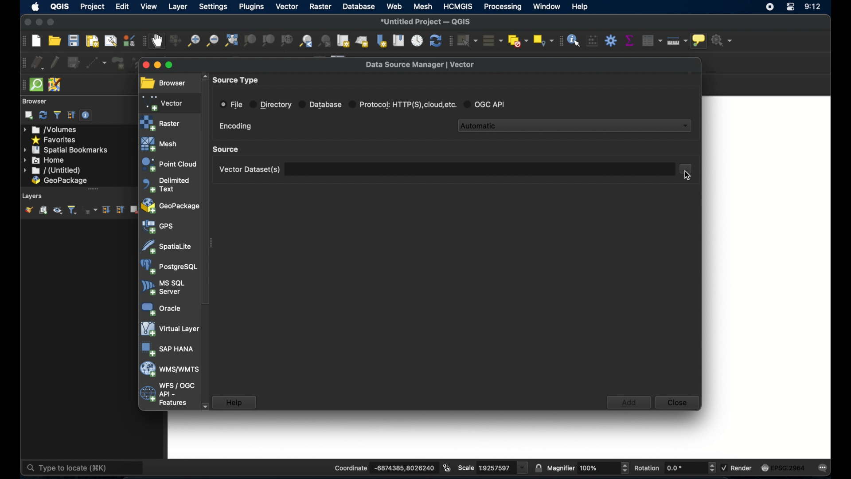  Describe the element at coordinates (269, 41) in the screenshot. I see `zoom to layer` at that location.